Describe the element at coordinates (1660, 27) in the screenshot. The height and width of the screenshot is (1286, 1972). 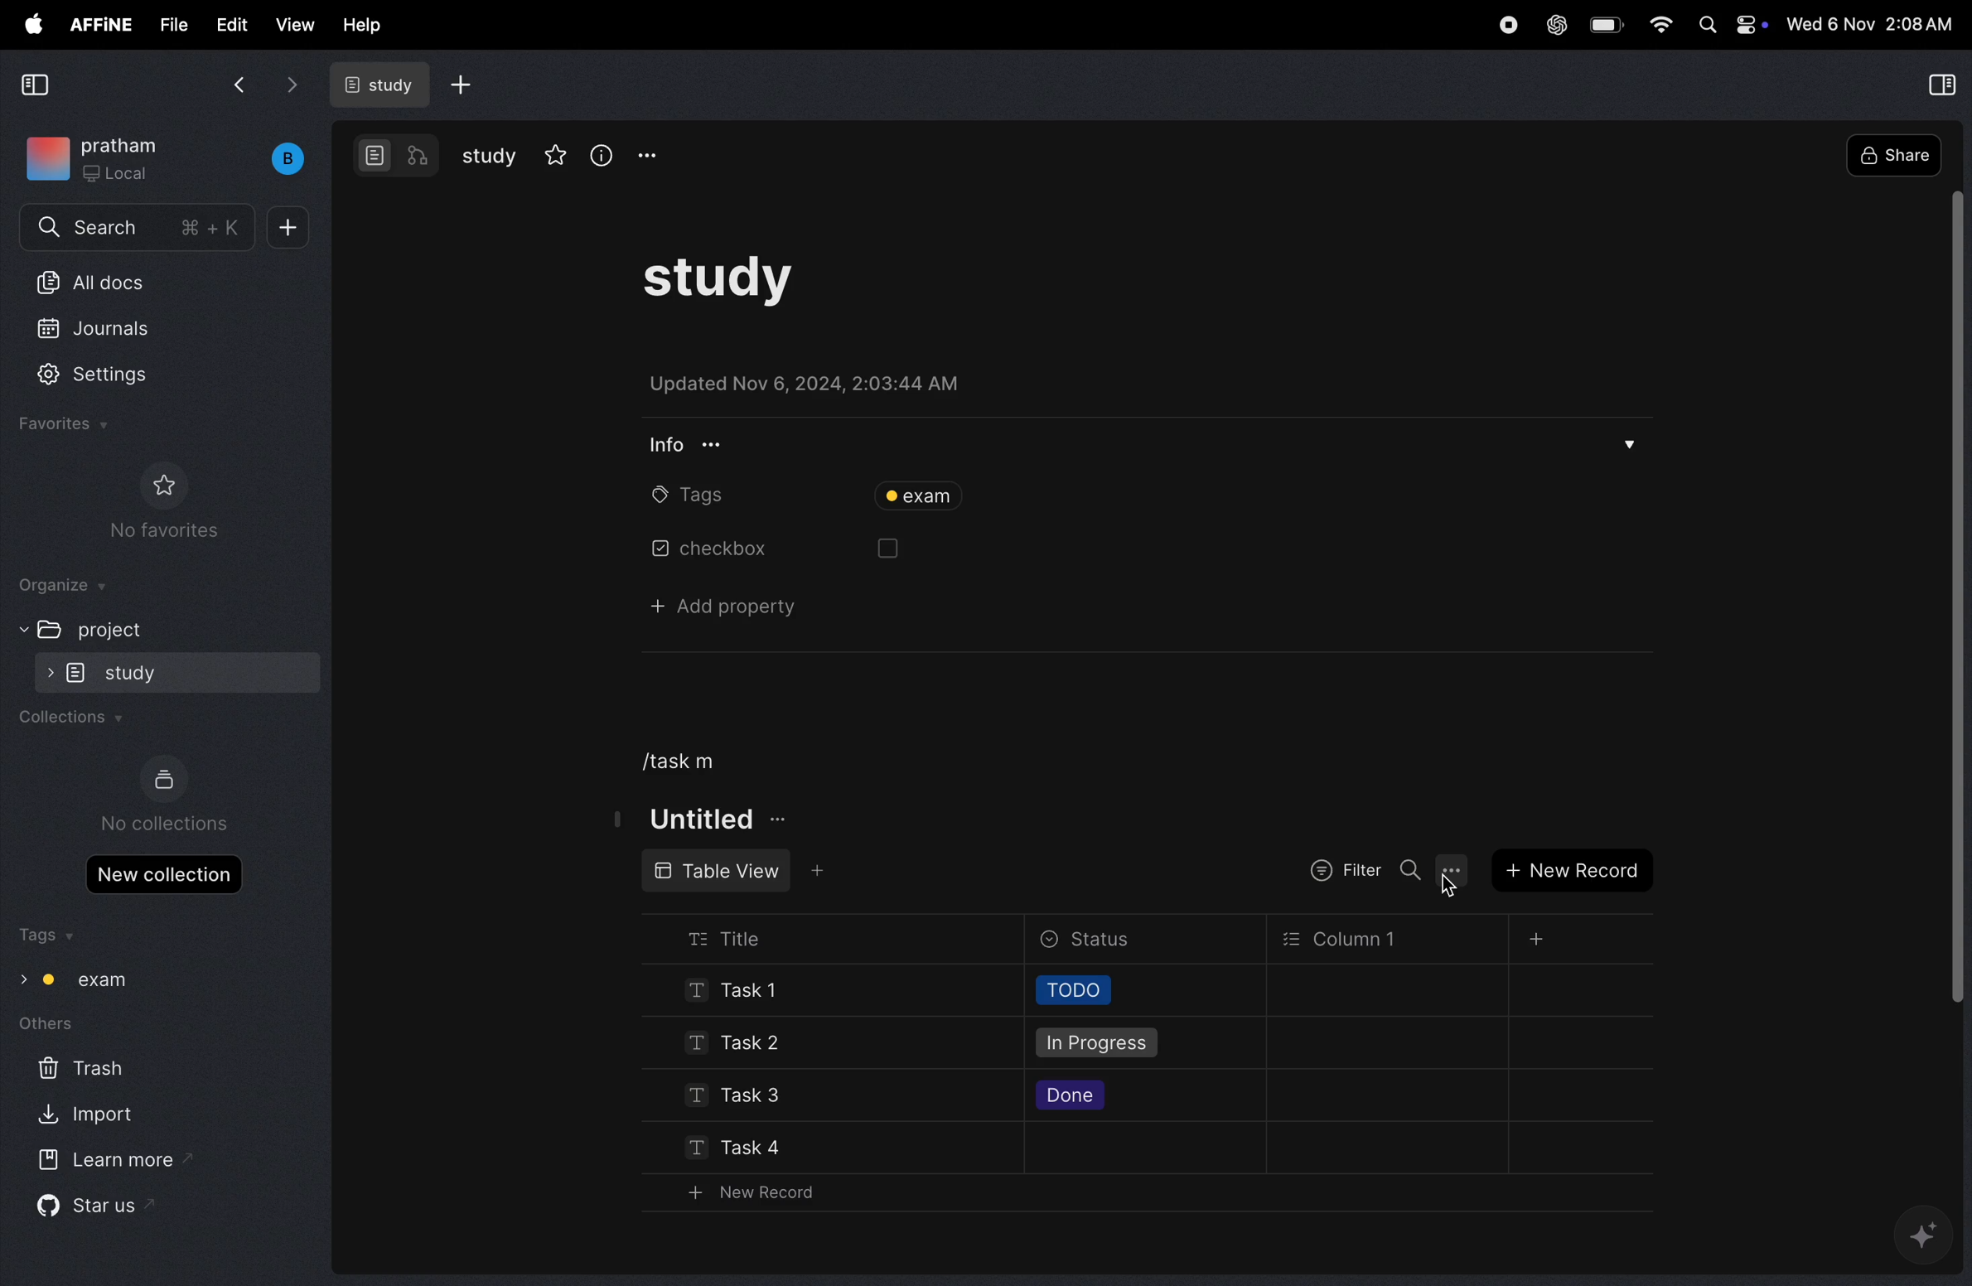
I see `wifi` at that location.